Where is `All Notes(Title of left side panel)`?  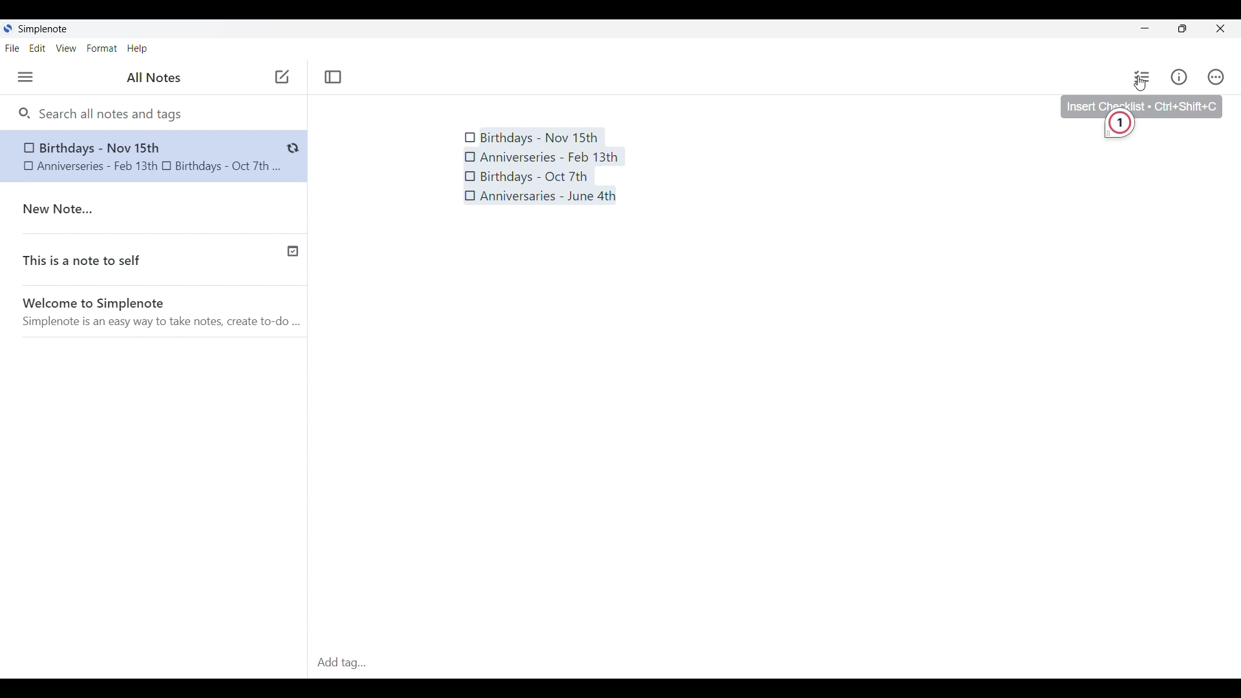 All Notes(Title of left side panel) is located at coordinates (153, 78).